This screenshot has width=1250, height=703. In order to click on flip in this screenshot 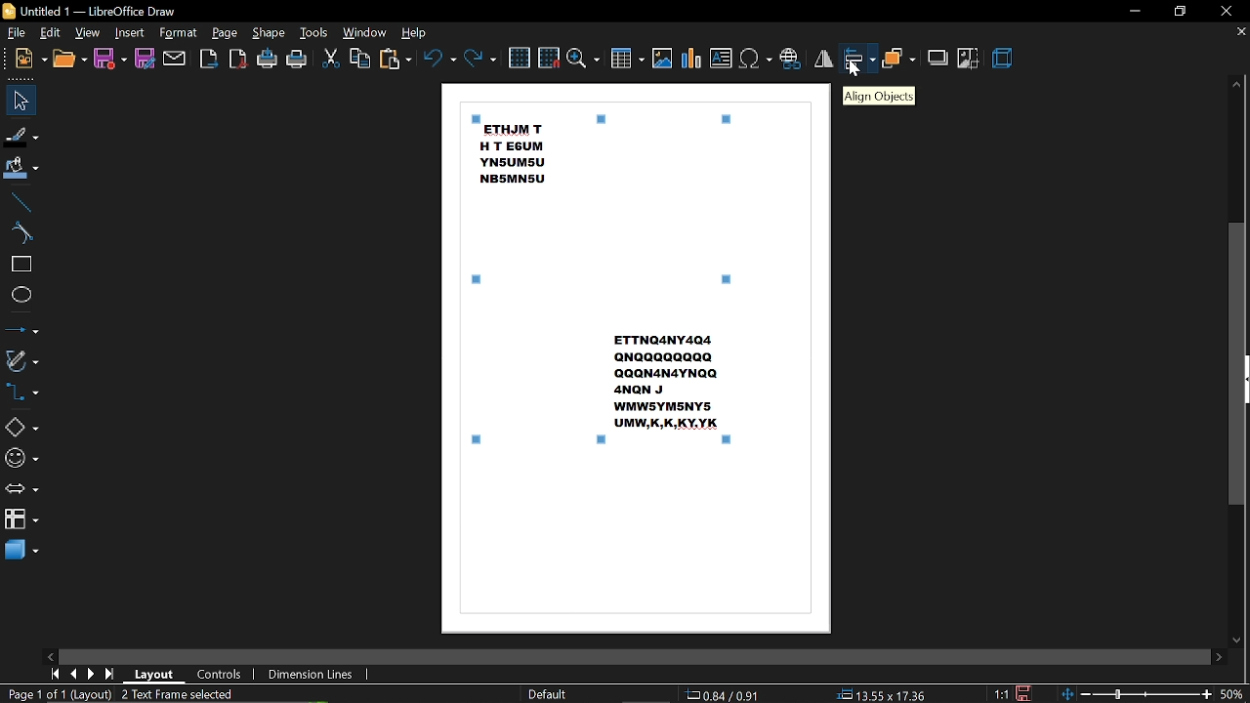, I will do `click(824, 58)`.